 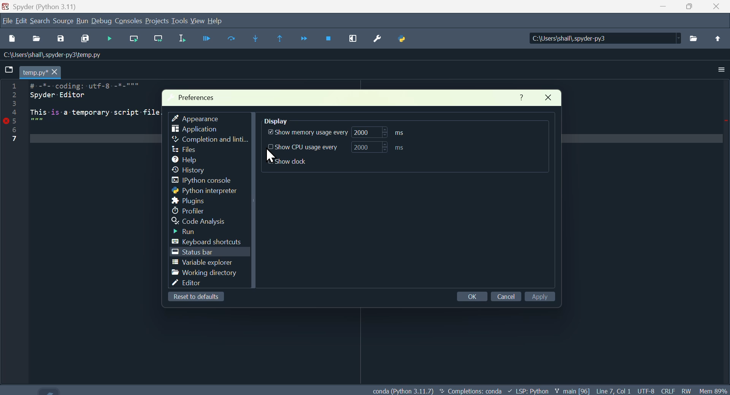 What do you see at coordinates (199, 117) in the screenshot?
I see `Appearance` at bounding box center [199, 117].